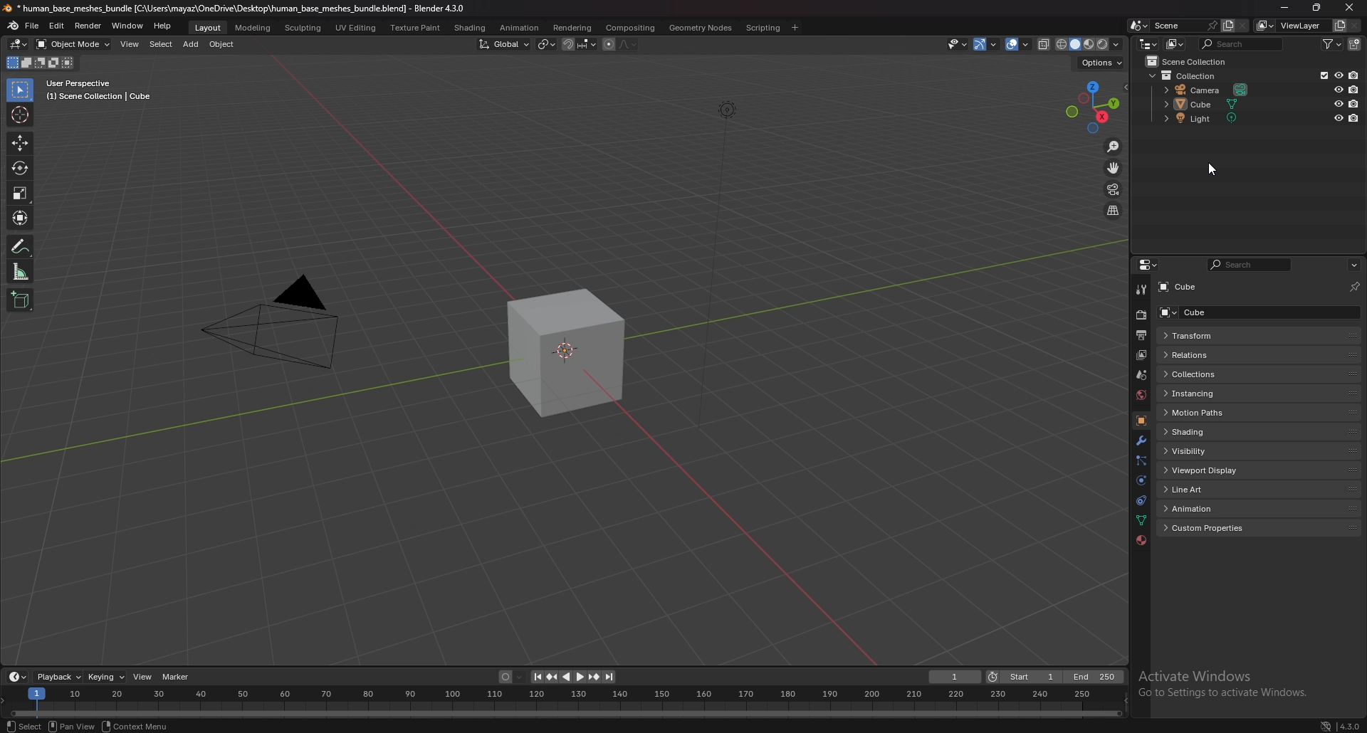 The height and width of the screenshot is (733, 1367). What do you see at coordinates (1142, 480) in the screenshot?
I see `physics` at bounding box center [1142, 480].